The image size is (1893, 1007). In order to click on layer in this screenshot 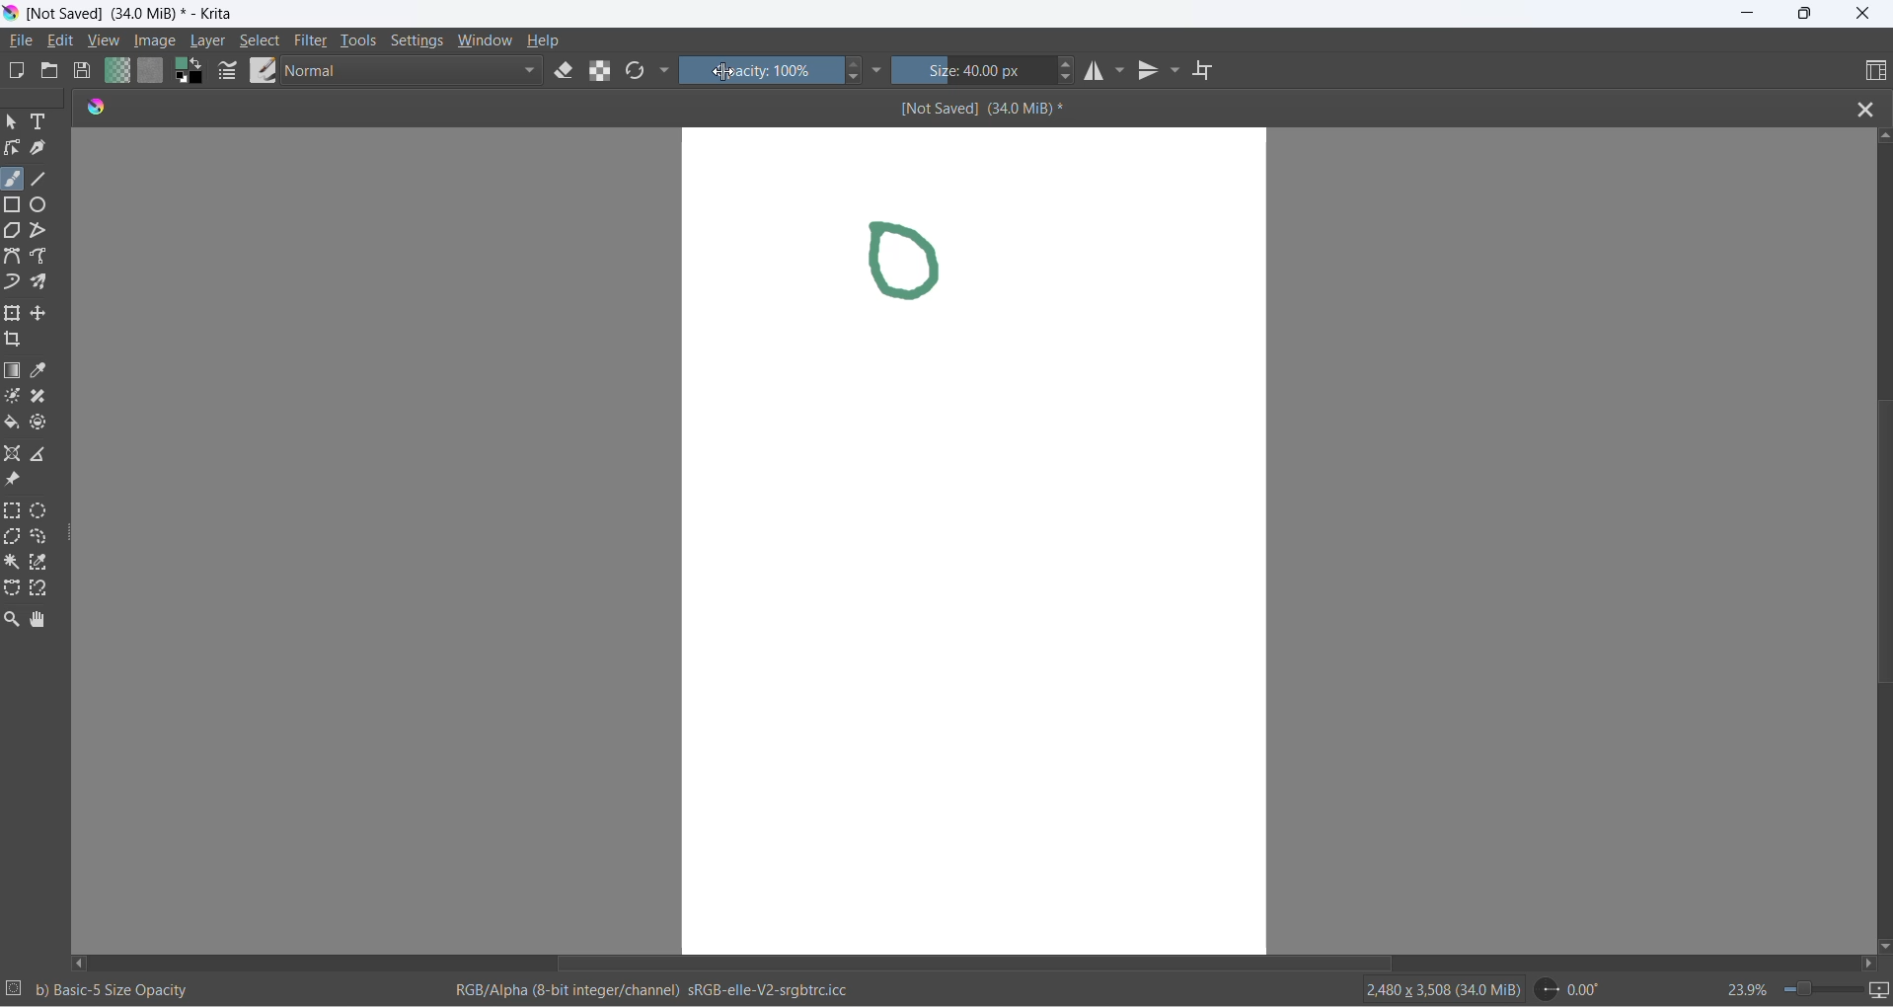, I will do `click(209, 40)`.